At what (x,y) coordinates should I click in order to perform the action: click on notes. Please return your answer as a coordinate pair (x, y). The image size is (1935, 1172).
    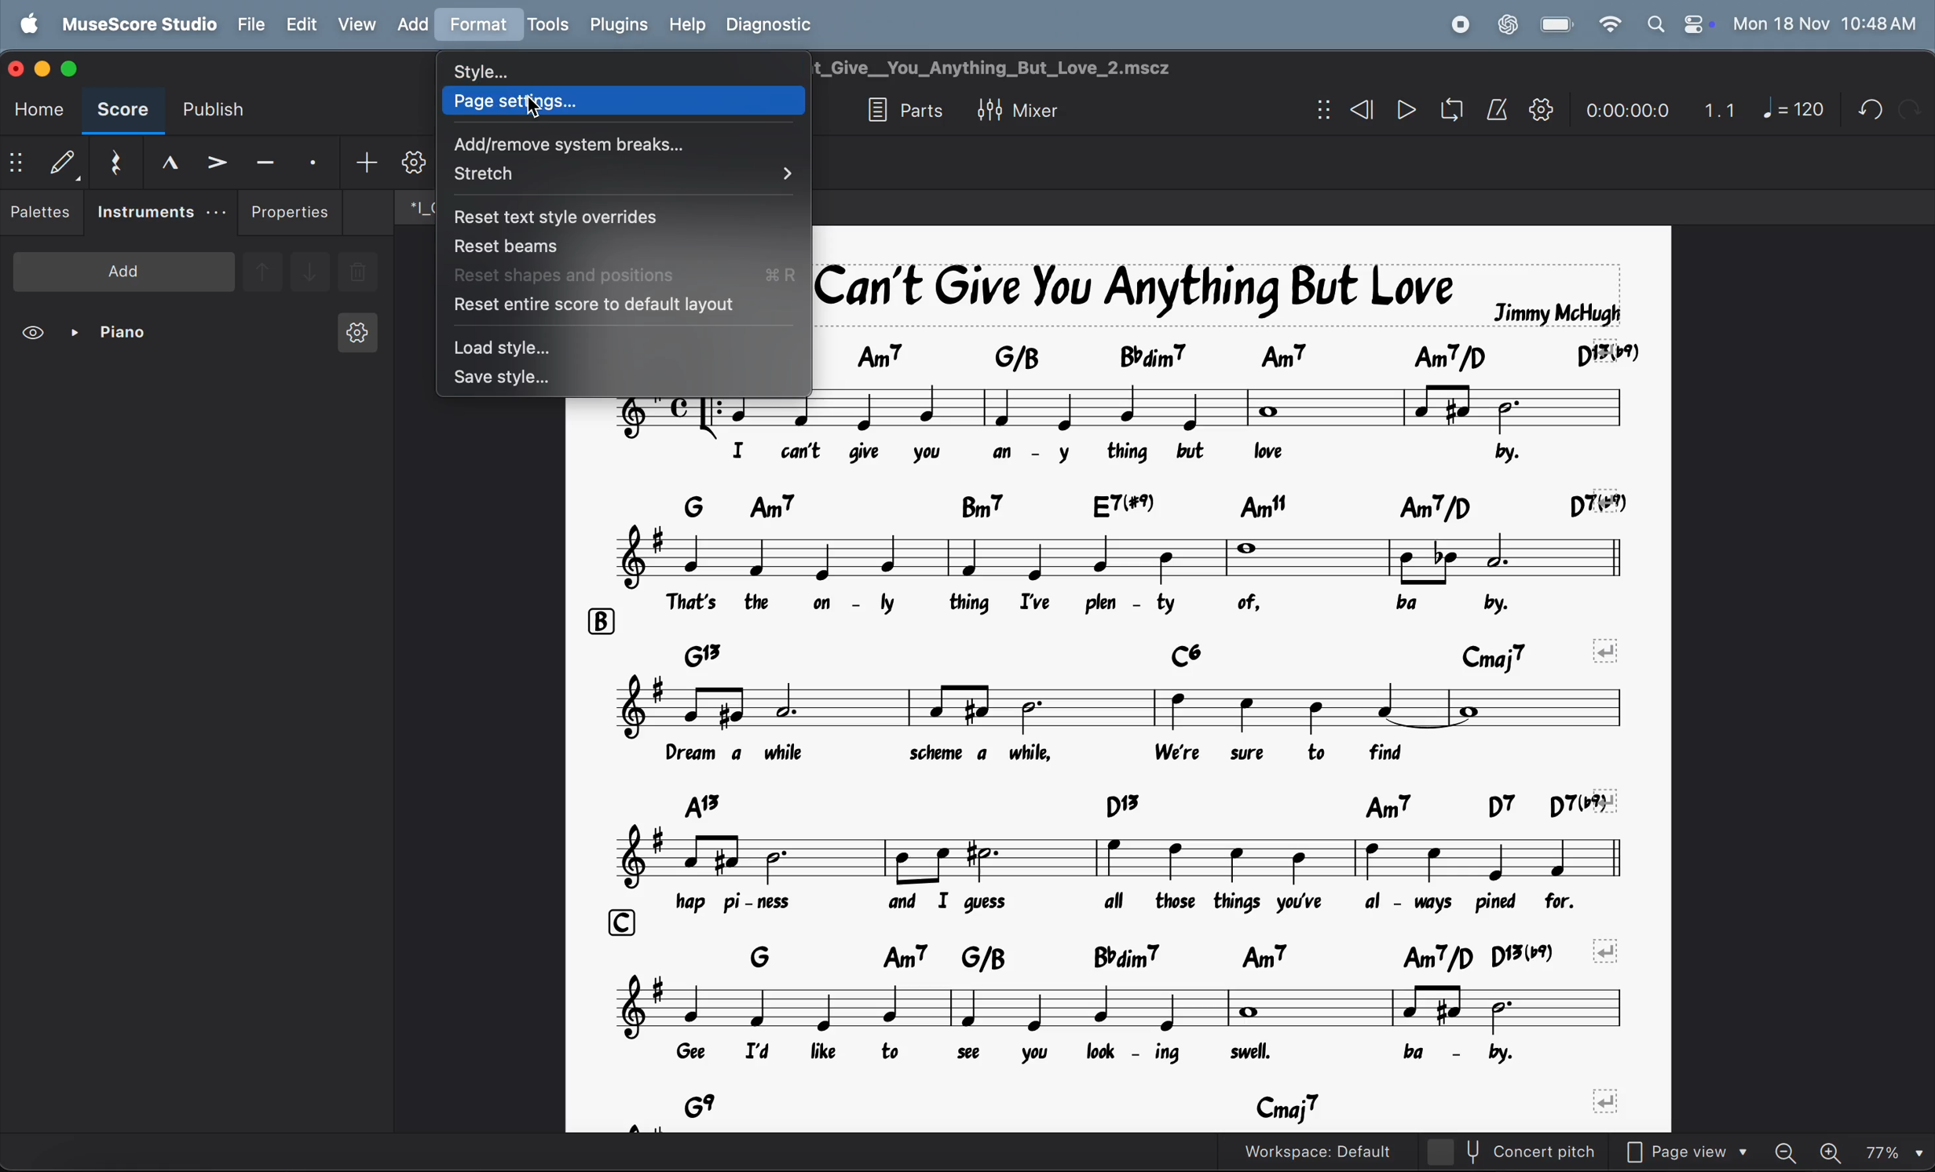
    Looking at the image, I should click on (1126, 856).